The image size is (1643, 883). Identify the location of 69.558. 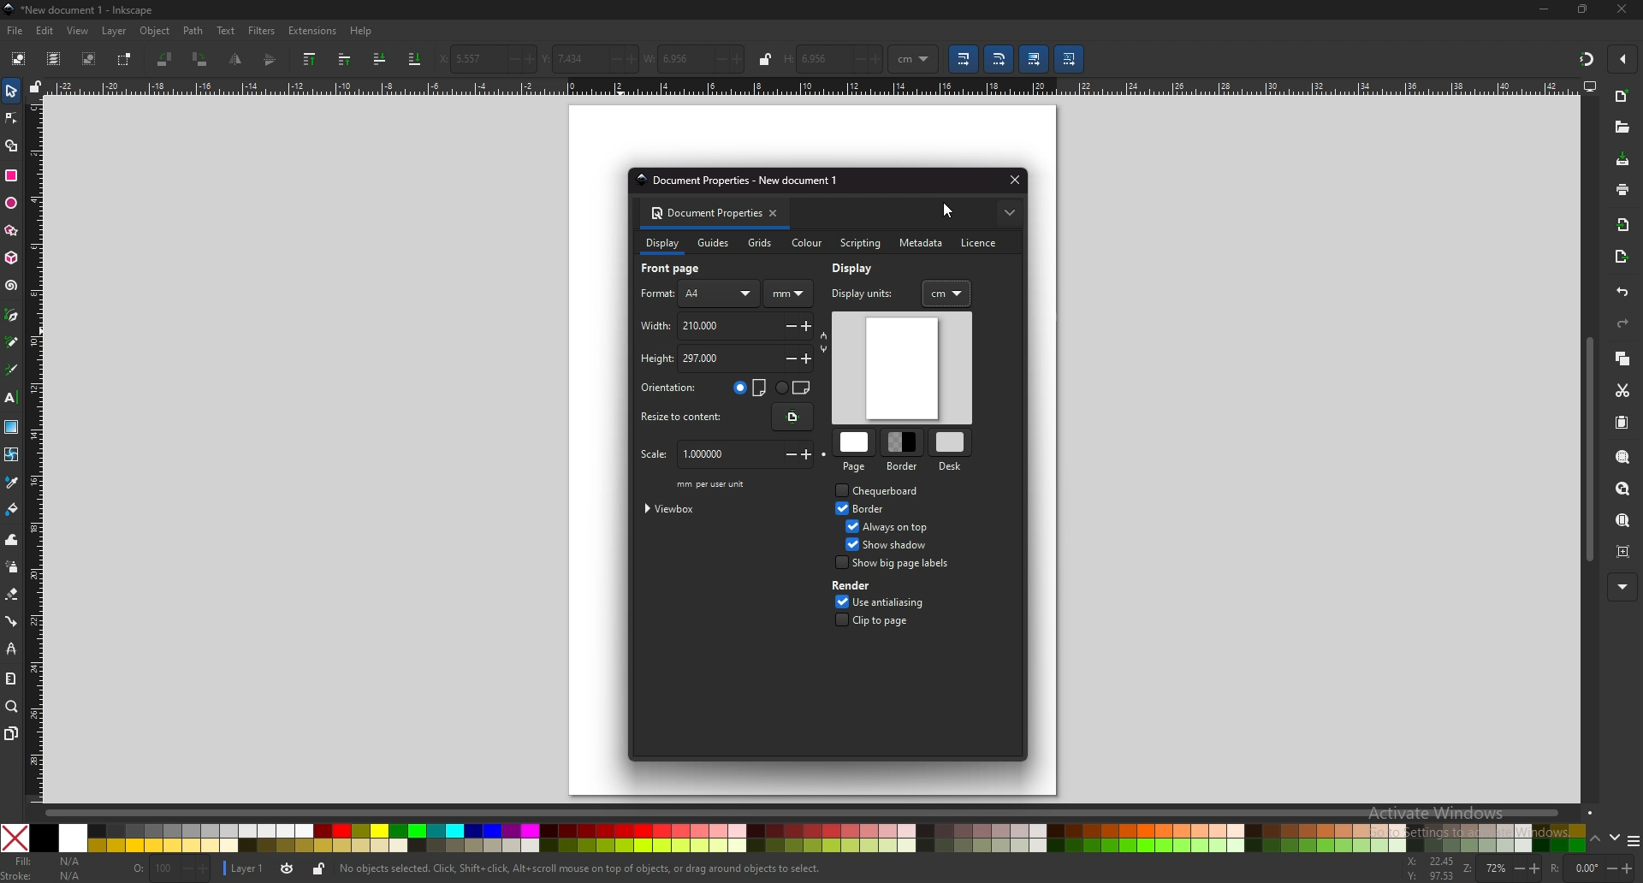
(821, 60).